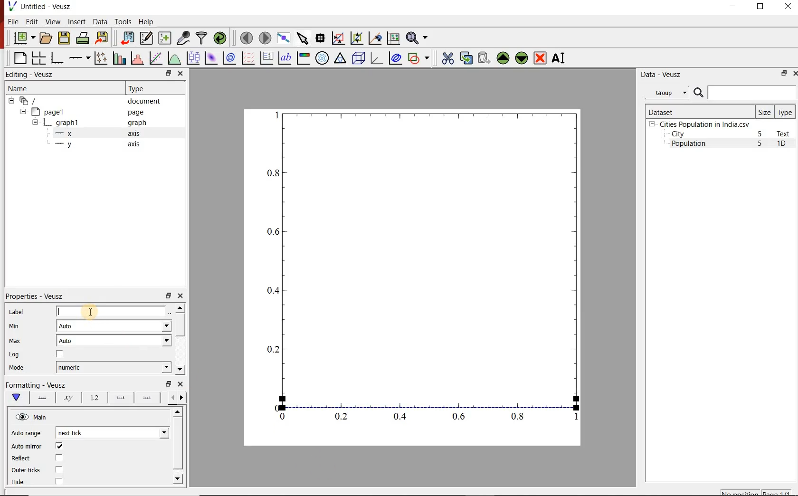  What do you see at coordinates (337, 38) in the screenshot?
I see `click or draw a rectangle to zoom graph indexes` at bounding box center [337, 38].